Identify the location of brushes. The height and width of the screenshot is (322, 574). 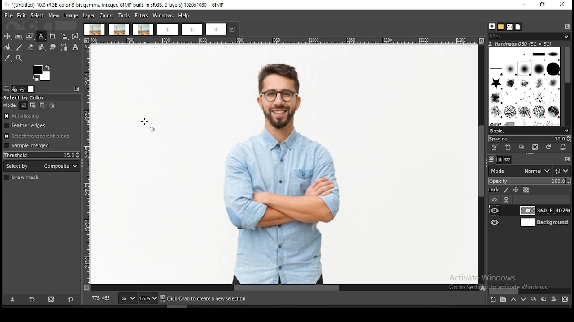
(491, 26).